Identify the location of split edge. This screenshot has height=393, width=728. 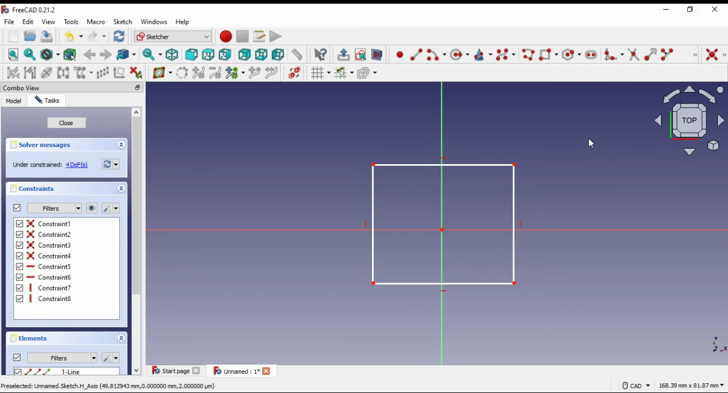
(668, 53).